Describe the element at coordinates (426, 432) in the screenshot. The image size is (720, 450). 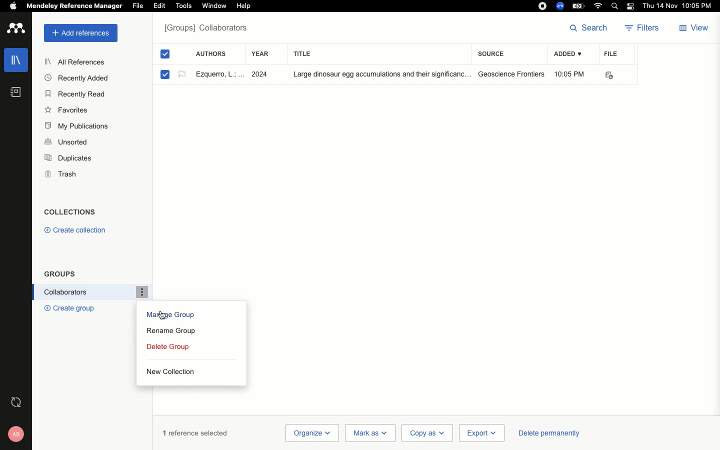
I see `Copy as` at that location.